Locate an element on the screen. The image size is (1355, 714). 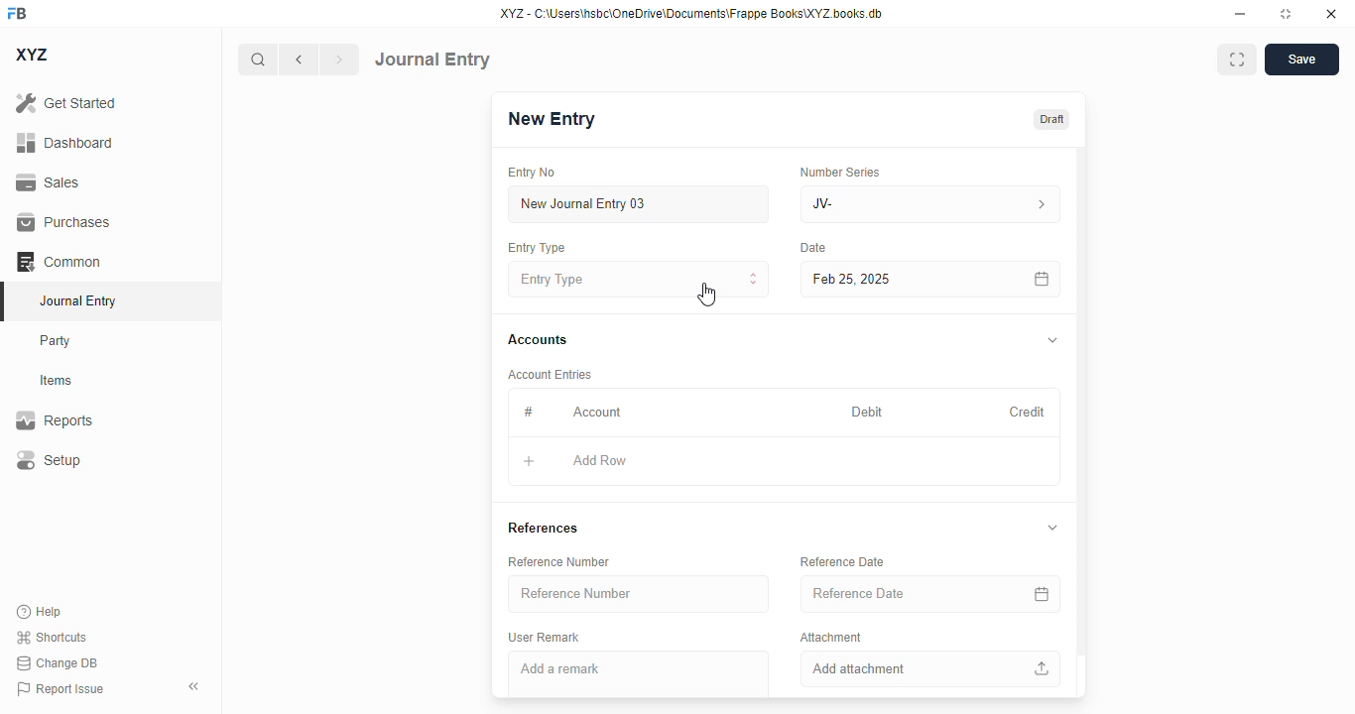
toggle expand/collapse is located at coordinates (1053, 340).